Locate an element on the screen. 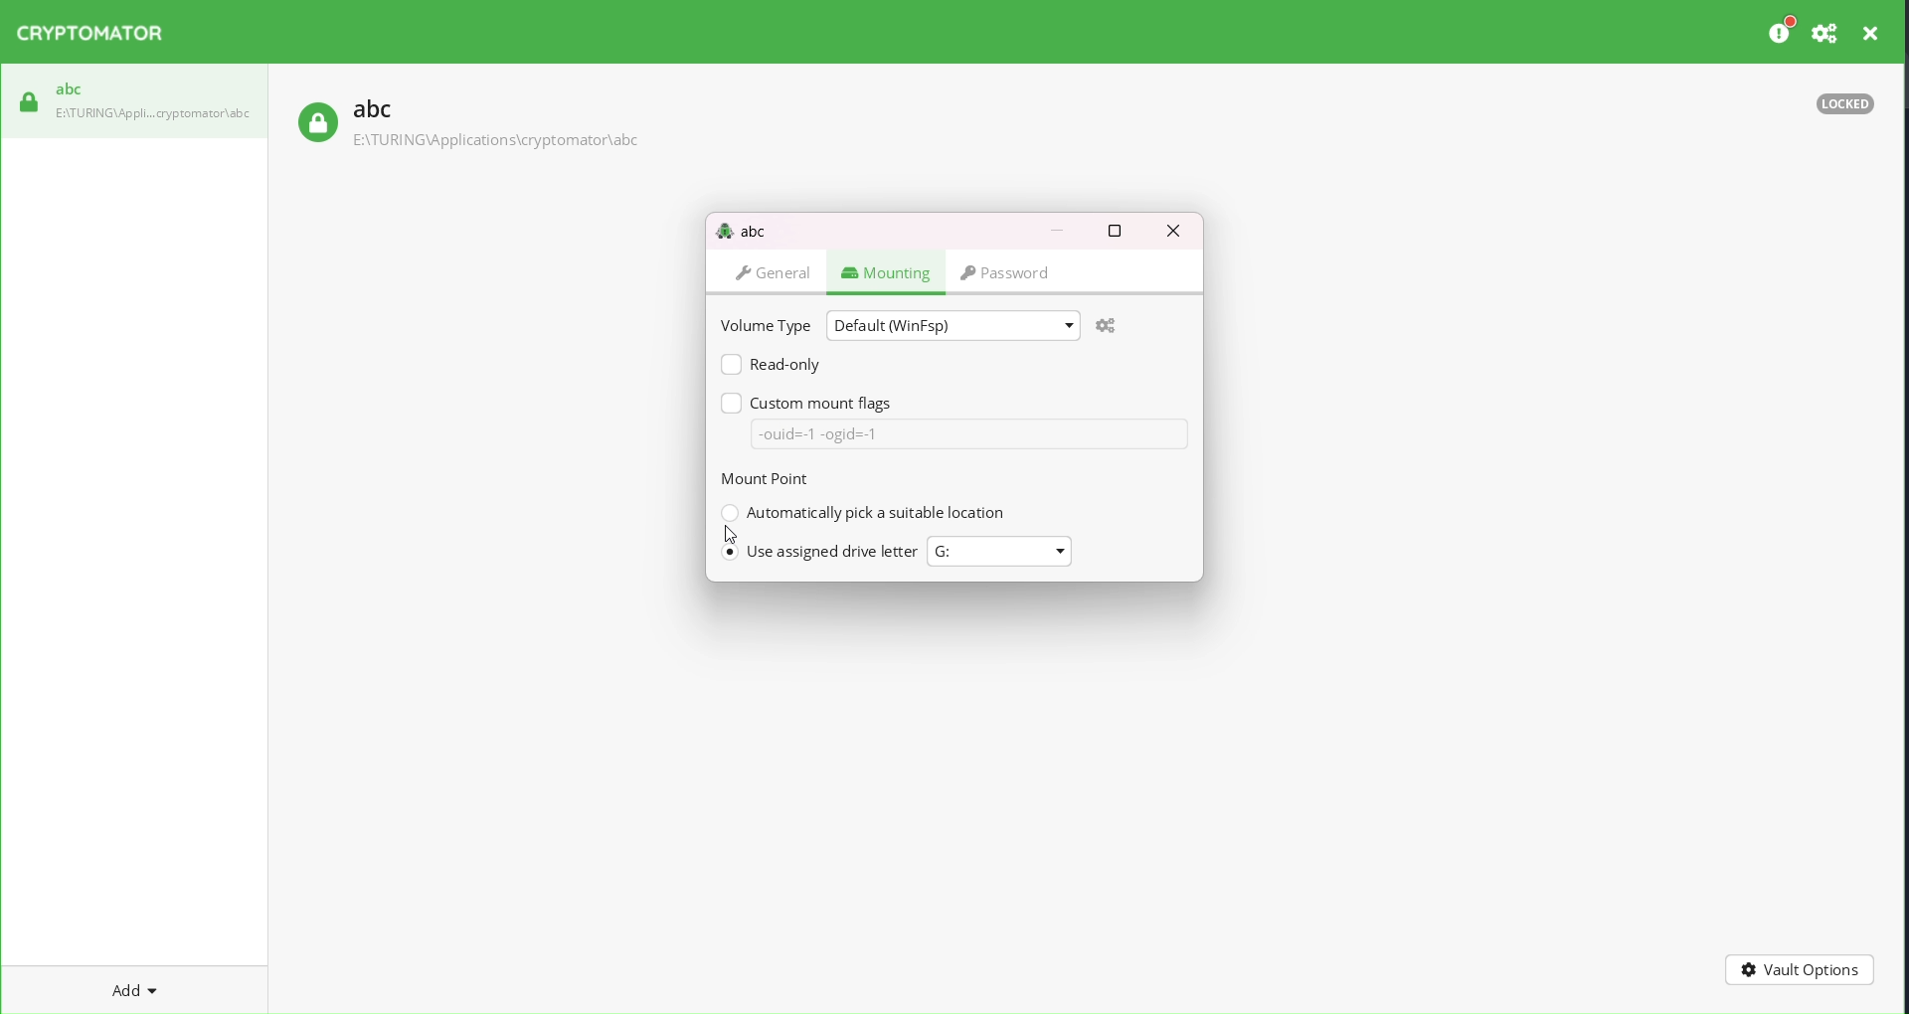 This screenshot has height=1014, width=1909. minimize is located at coordinates (1055, 230).